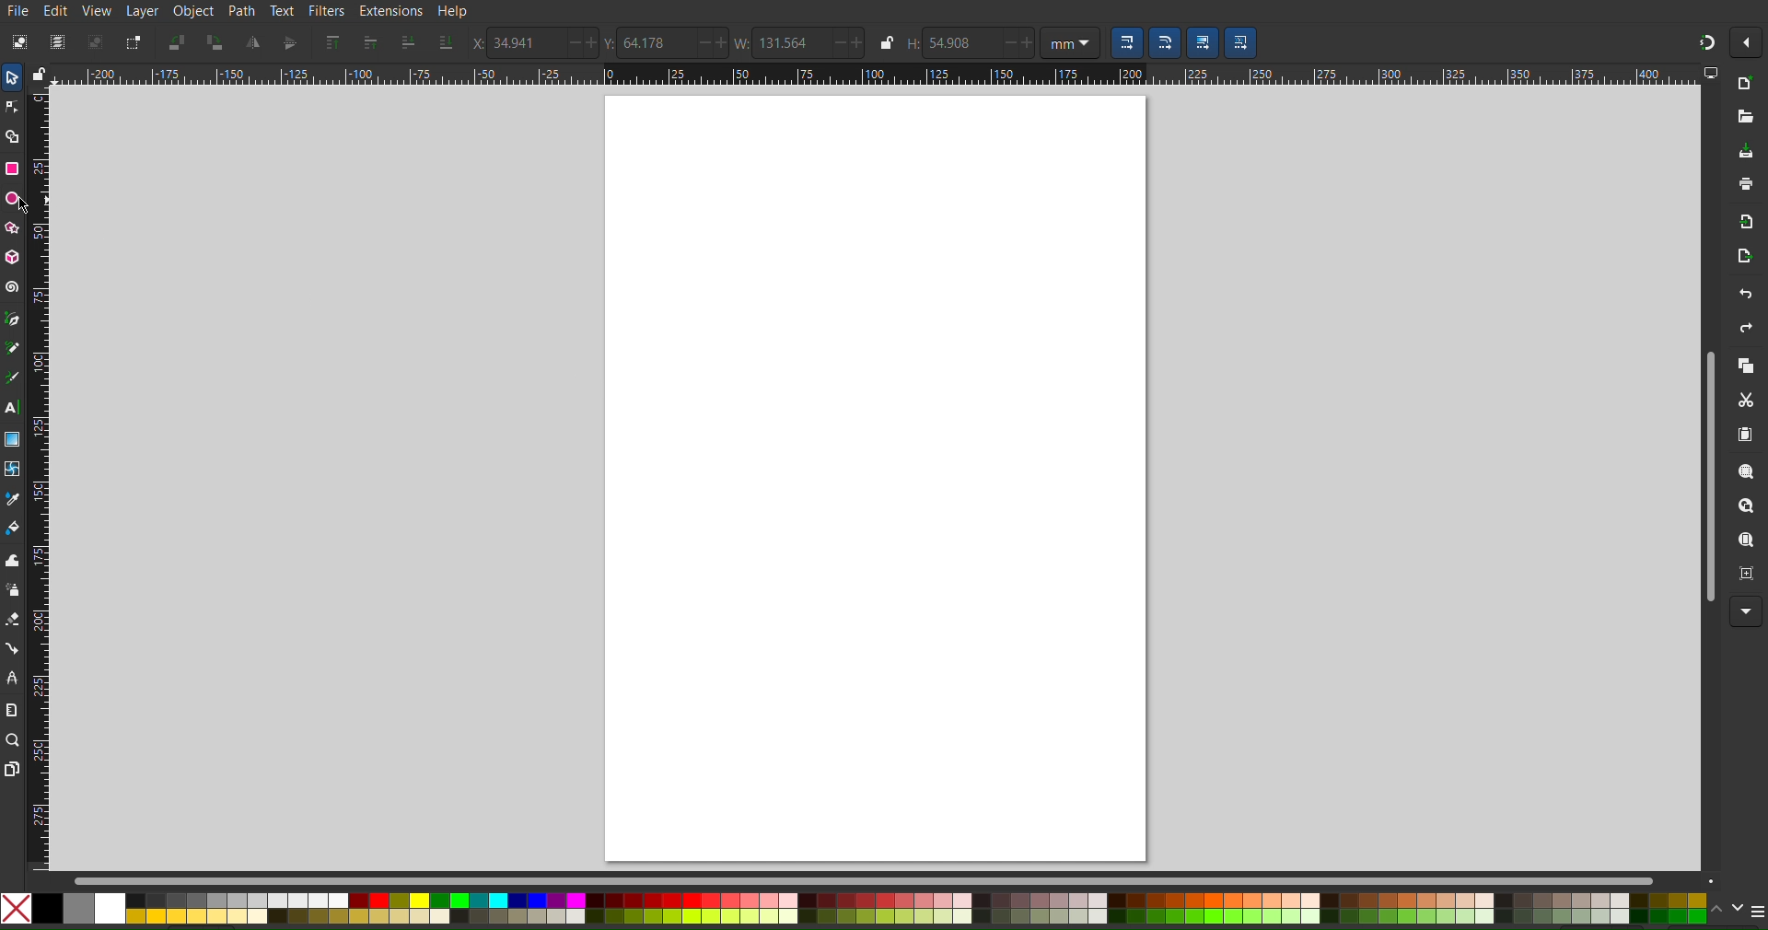 The height and width of the screenshot is (930, 1768). Describe the element at coordinates (960, 42) in the screenshot. I see `54` at that location.